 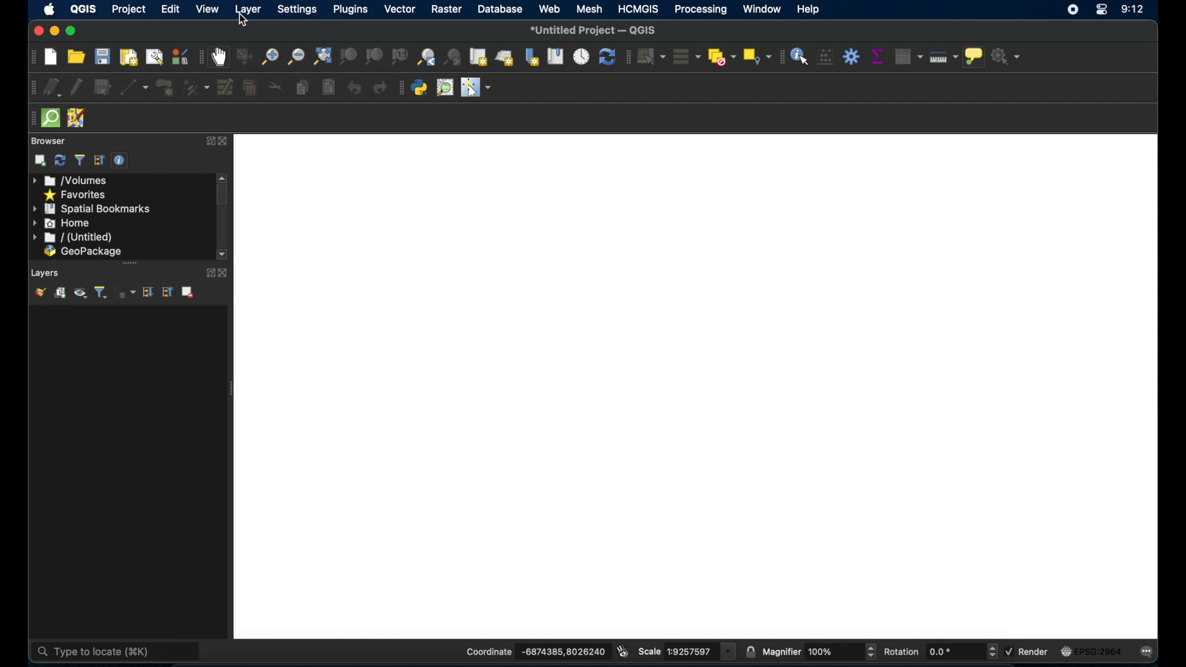 What do you see at coordinates (825, 57) in the screenshot?
I see `open field calculator` at bounding box center [825, 57].